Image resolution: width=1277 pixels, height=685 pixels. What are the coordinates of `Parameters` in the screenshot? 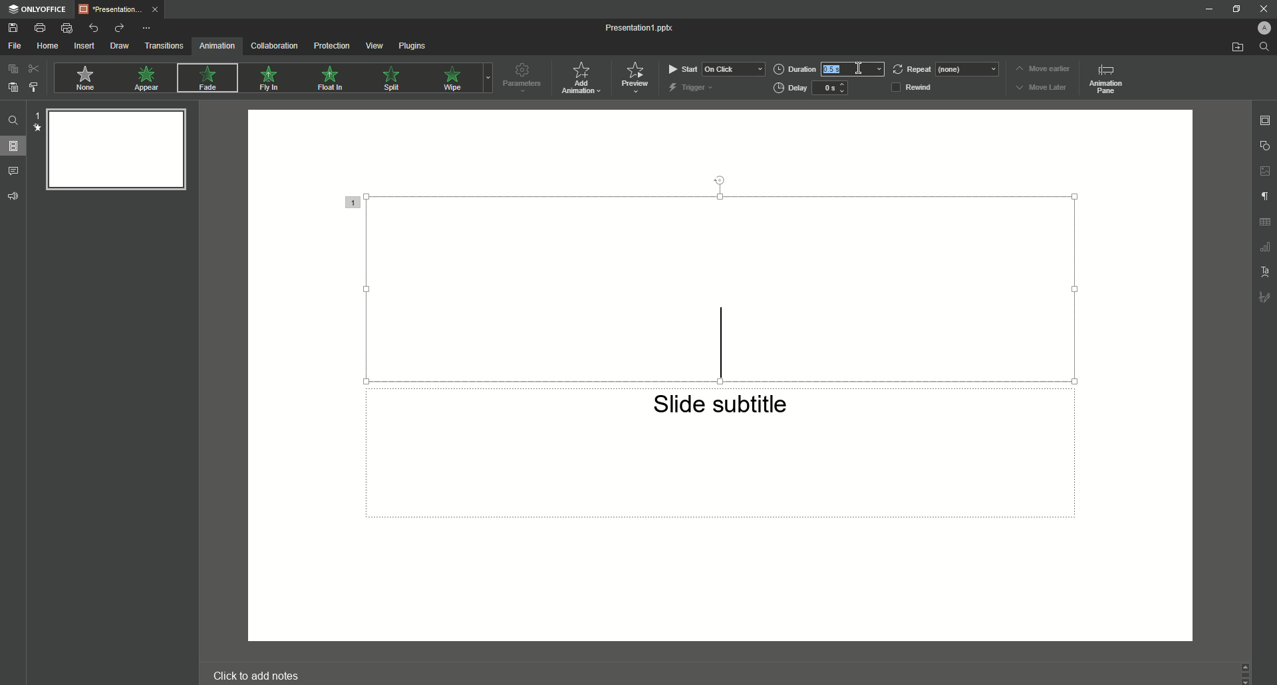 It's located at (521, 77).